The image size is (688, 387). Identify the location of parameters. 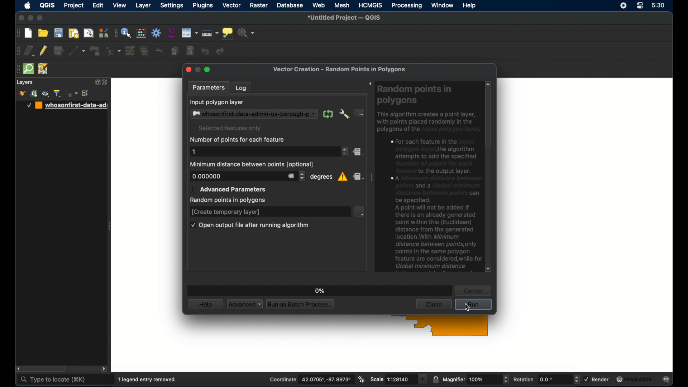
(209, 87).